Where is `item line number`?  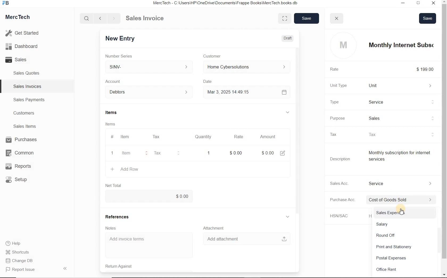 item line number is located at coordinates (113, 146).